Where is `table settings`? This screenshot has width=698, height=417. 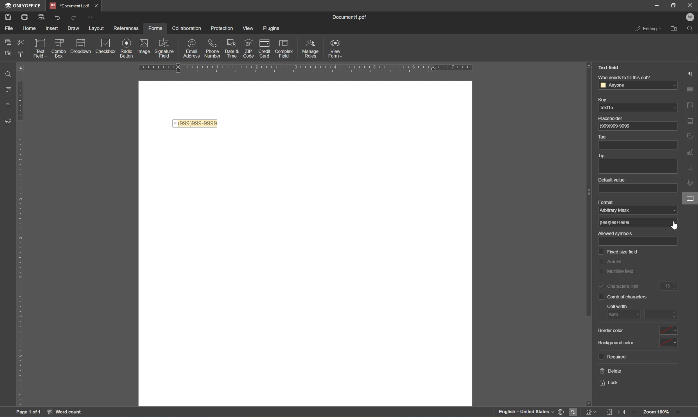 table settings is located at coordinates (692, 89).